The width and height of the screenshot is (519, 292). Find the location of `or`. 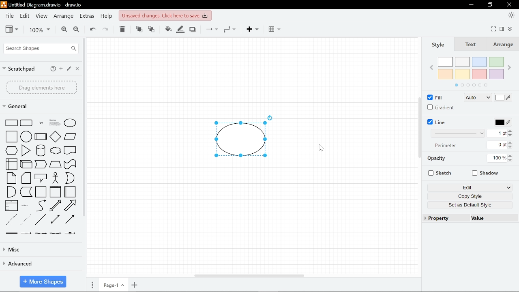

or is located at coordinates (70, 178).